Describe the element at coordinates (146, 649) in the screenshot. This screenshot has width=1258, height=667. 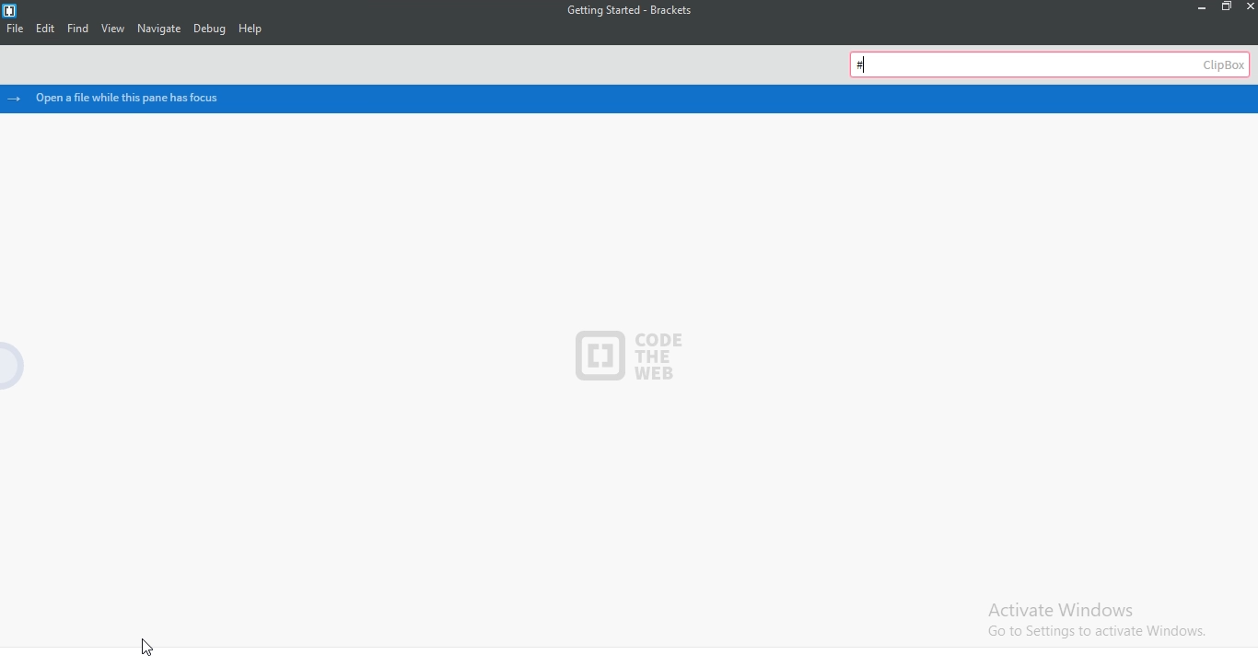
I see `cursor` at that location.